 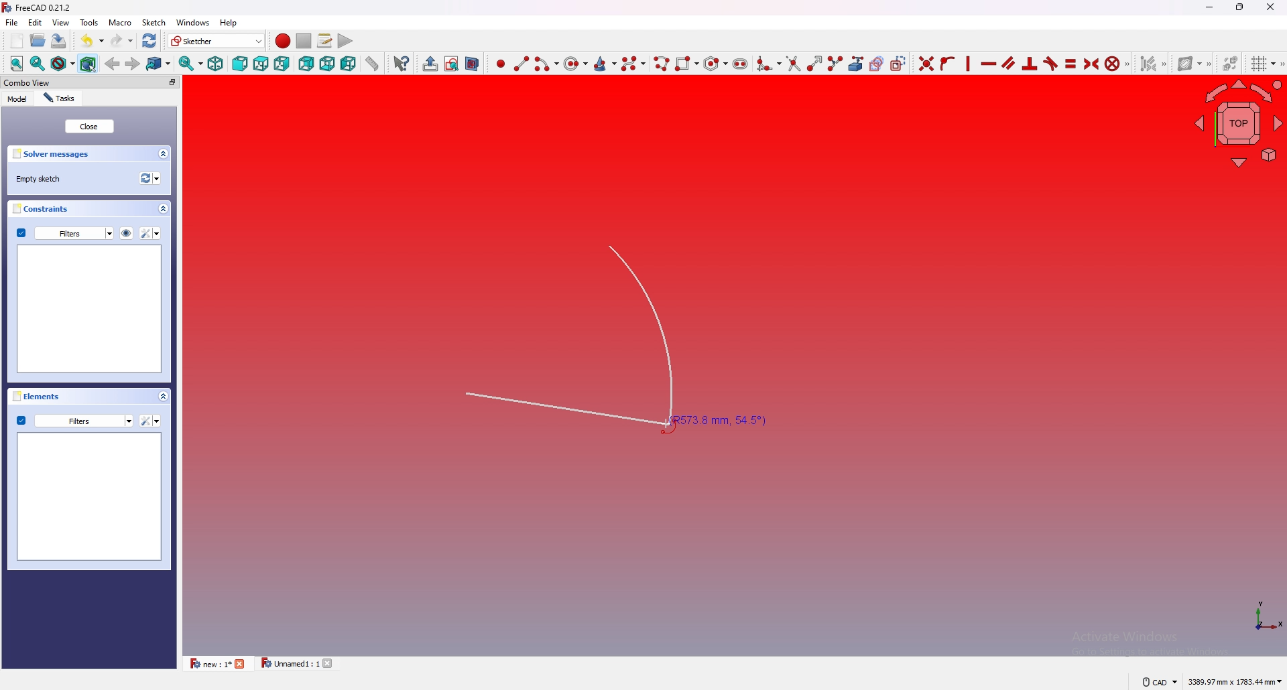 I want to click on constrain equal, so click(x=1070, y=63).